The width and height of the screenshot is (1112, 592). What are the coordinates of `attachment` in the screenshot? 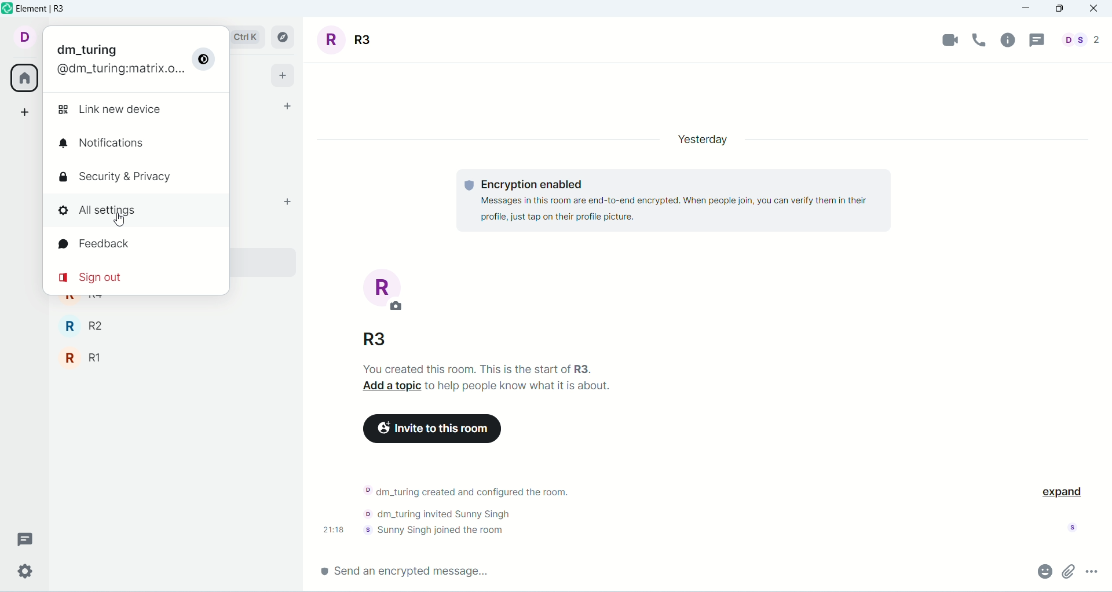 It's located at (1069, 571).